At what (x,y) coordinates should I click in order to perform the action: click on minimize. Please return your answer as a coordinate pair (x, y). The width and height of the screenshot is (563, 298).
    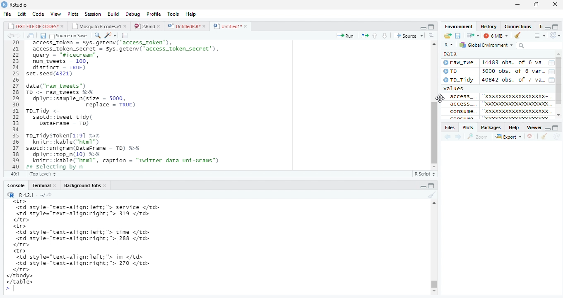
    Looking at the image, I should click on (518, 5).